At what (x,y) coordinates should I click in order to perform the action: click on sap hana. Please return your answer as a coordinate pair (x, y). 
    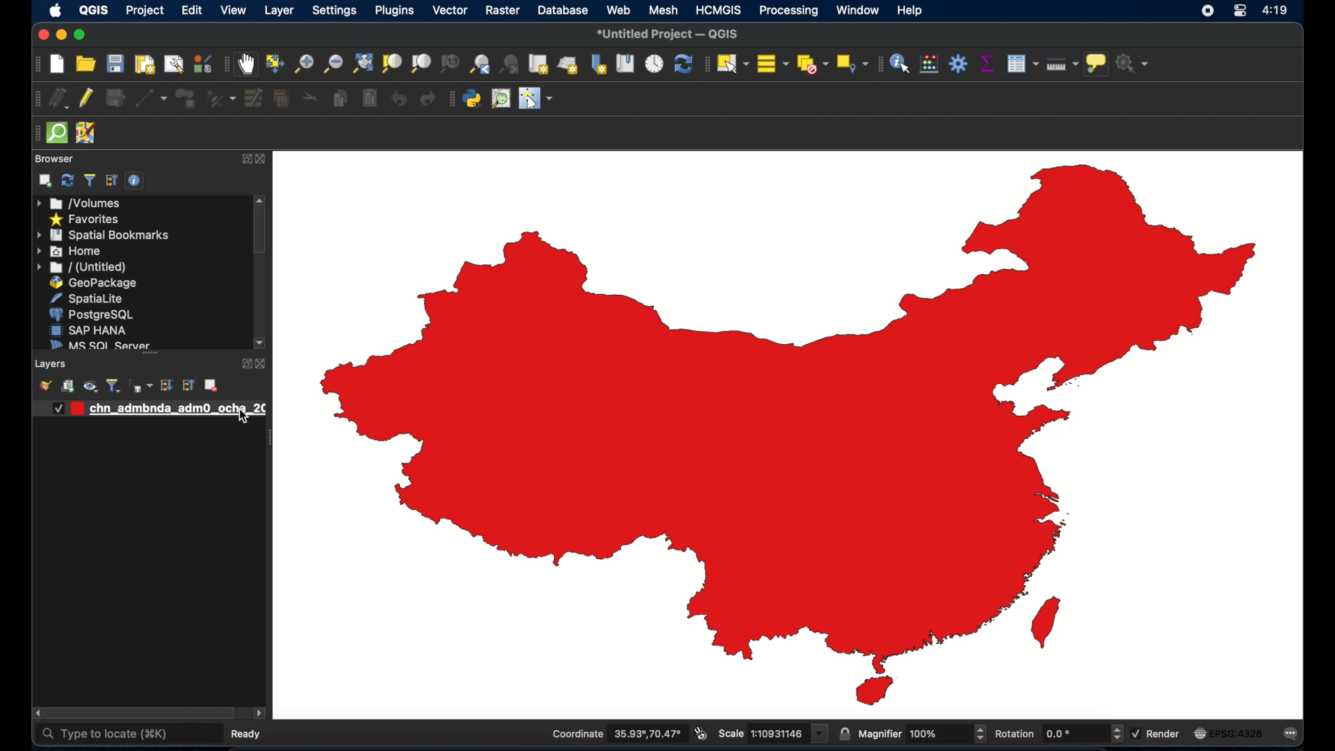
    Looking at the image, I should click on (88, 330).